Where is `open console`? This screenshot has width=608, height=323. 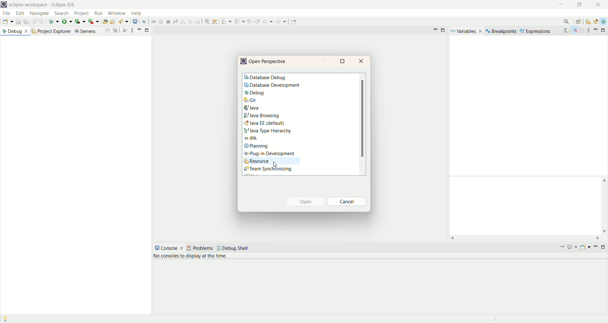 open console is located at coordinates (585, 247).